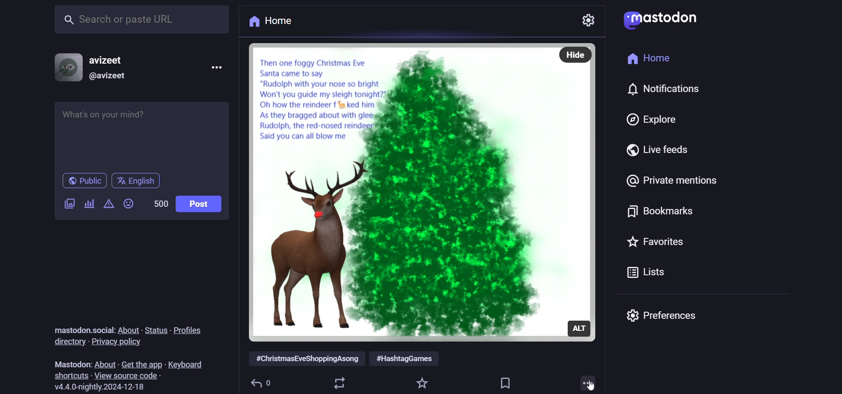 This screenshot has width=842, height=394. What do you see at coordinates (647, 59) in the screenshot?
I see `home` at bounding box center [647, 59].